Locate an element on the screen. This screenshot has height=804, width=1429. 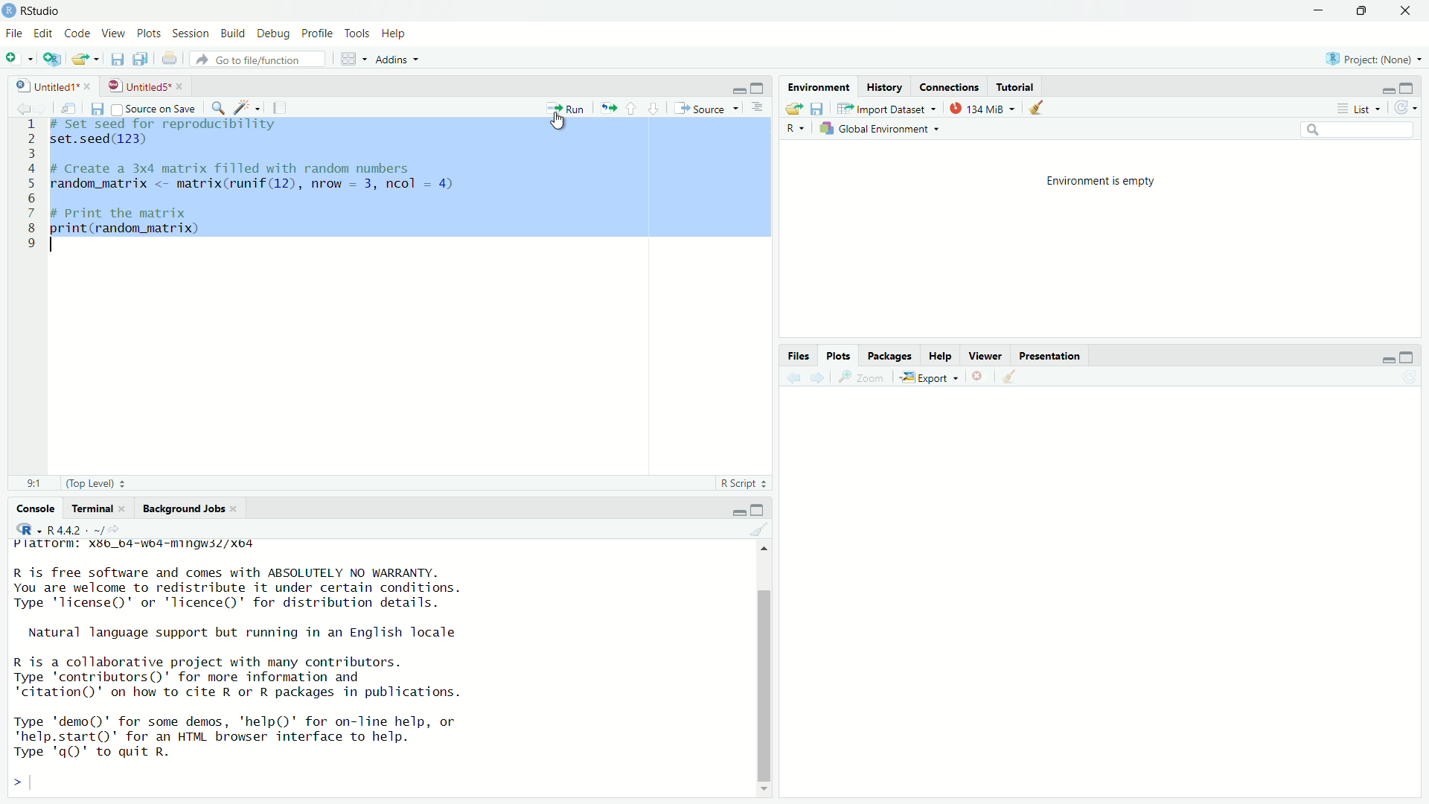
RStudio is located at coordinates (39, 11).